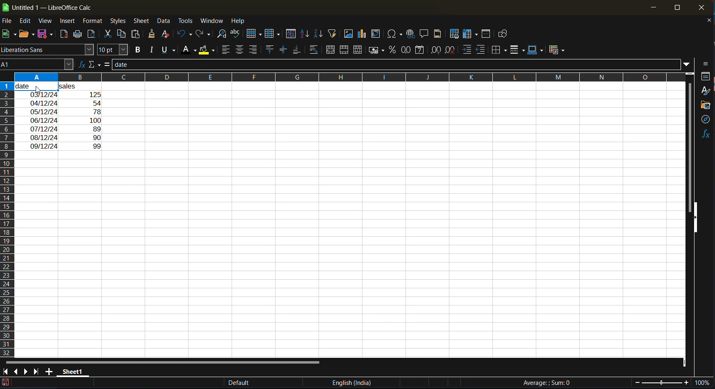 The image size is (715, 389). Describe the element at coordinates (221, 35) in the screenshot. I see `find and replace` at that location.